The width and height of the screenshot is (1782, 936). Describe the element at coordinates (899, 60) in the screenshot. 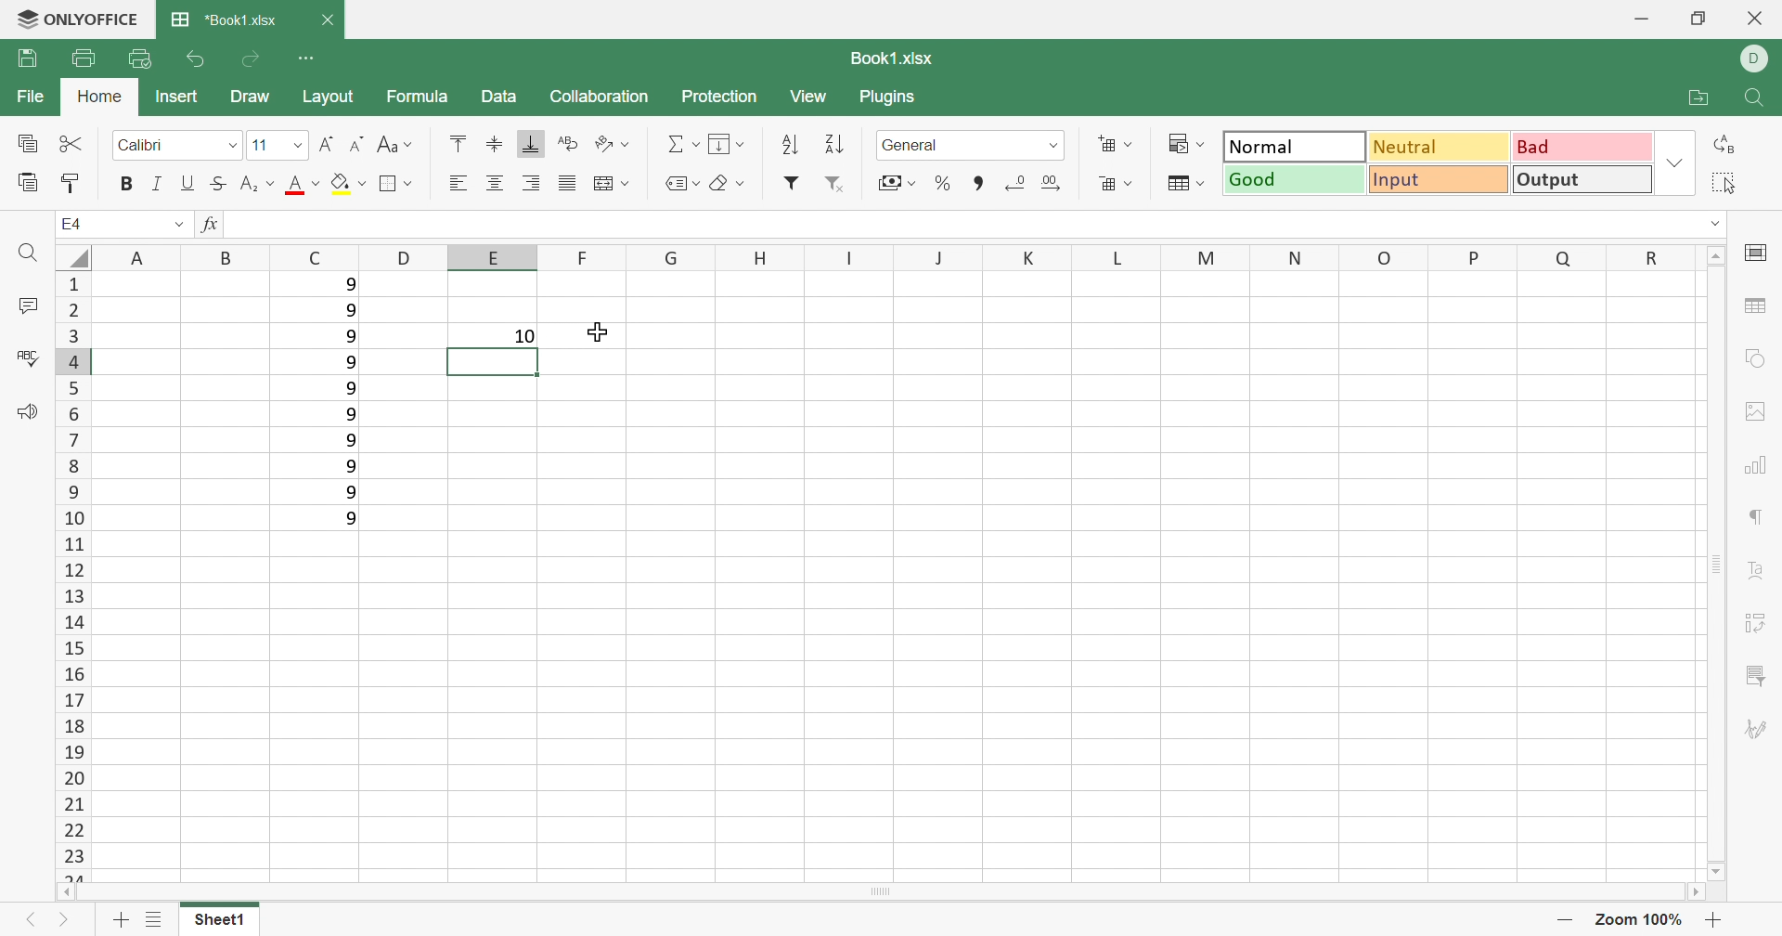

I see `Book1.xlsx` at that location.